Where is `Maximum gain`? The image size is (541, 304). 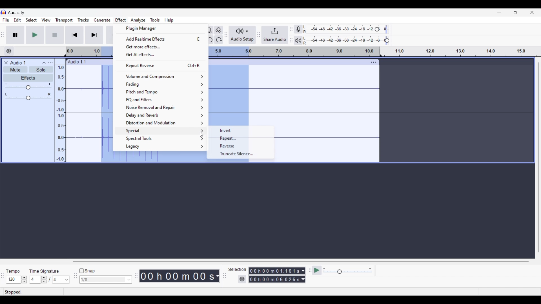 Maximum gain is located at coordinates (49, 84).